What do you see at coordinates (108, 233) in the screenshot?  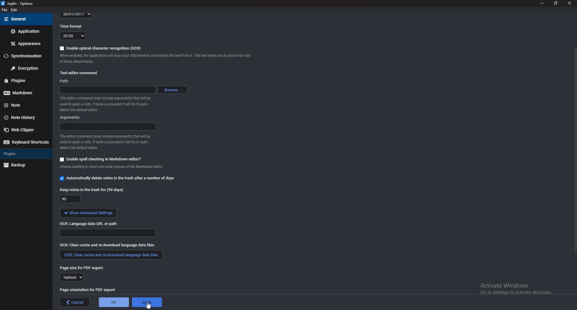 I see `Language data` at bounding box center [108, 233].